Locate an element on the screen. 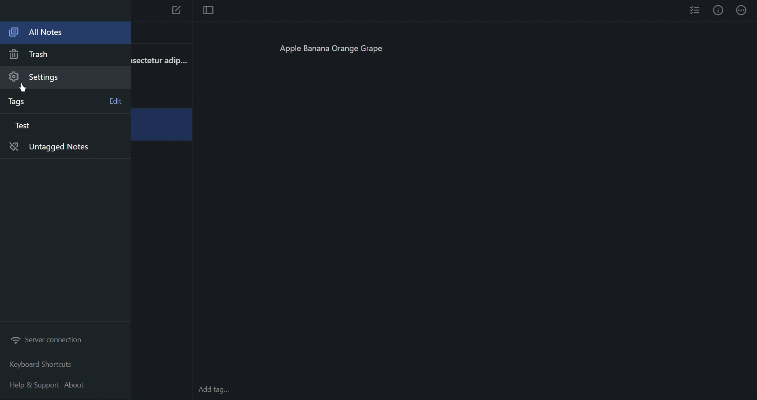 The image size is (757, 400). Keyboard Shortcus is located at coordinates (41, 365).